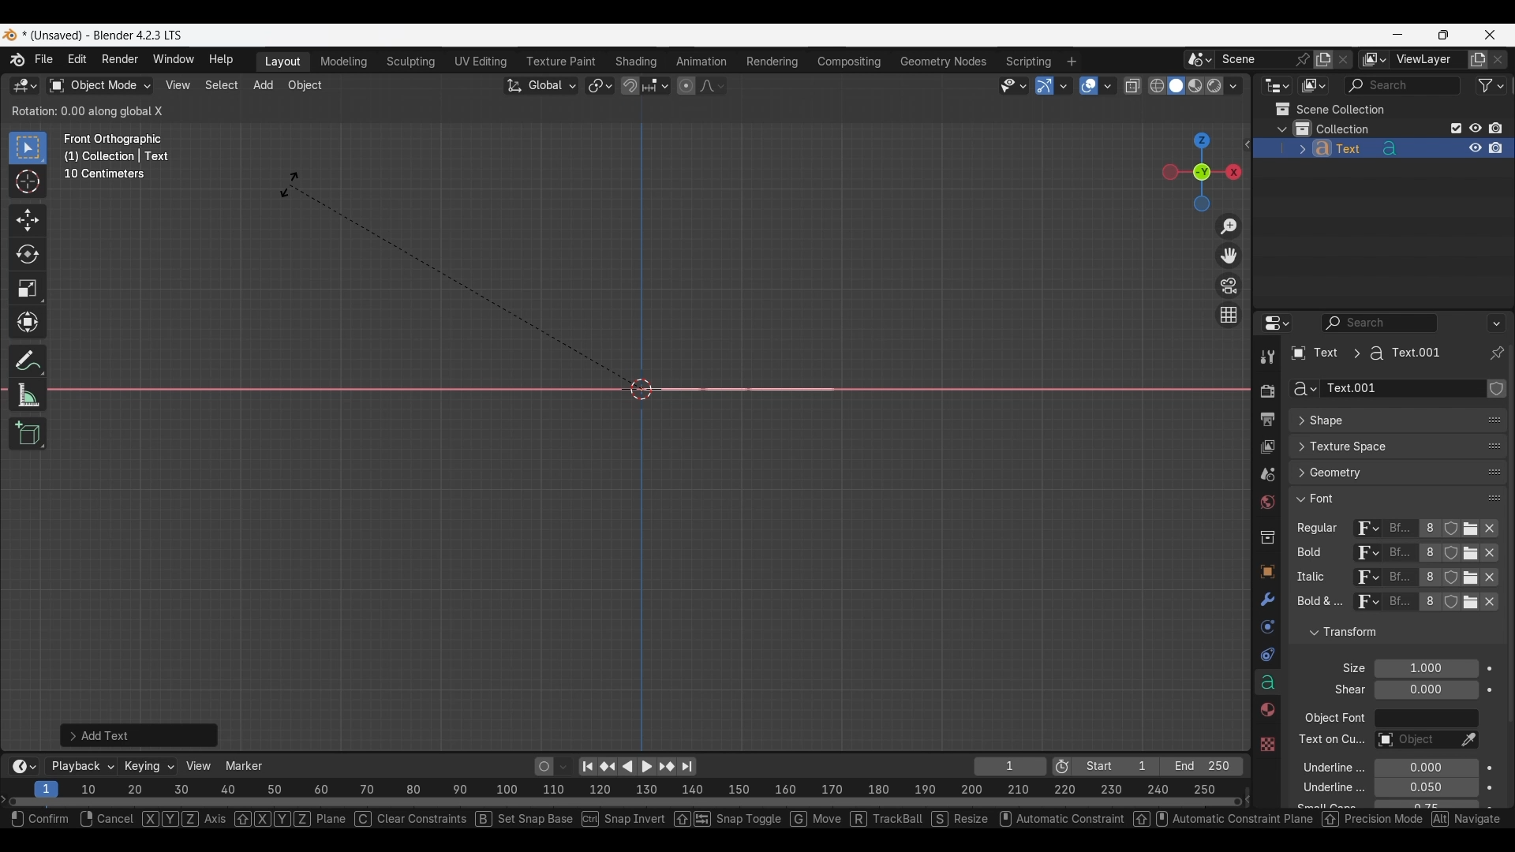 This screenshot has height=852, width=1515. Describe the element at coordinates (412, 820) in the screenshot. I see `clear constraints` at that location.